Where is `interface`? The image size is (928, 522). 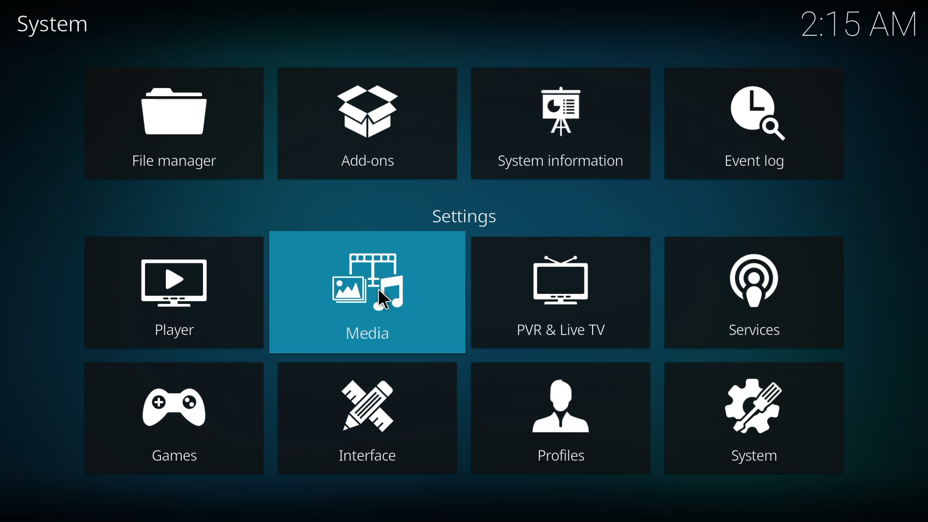
interface is located at coordinates (370, 419).